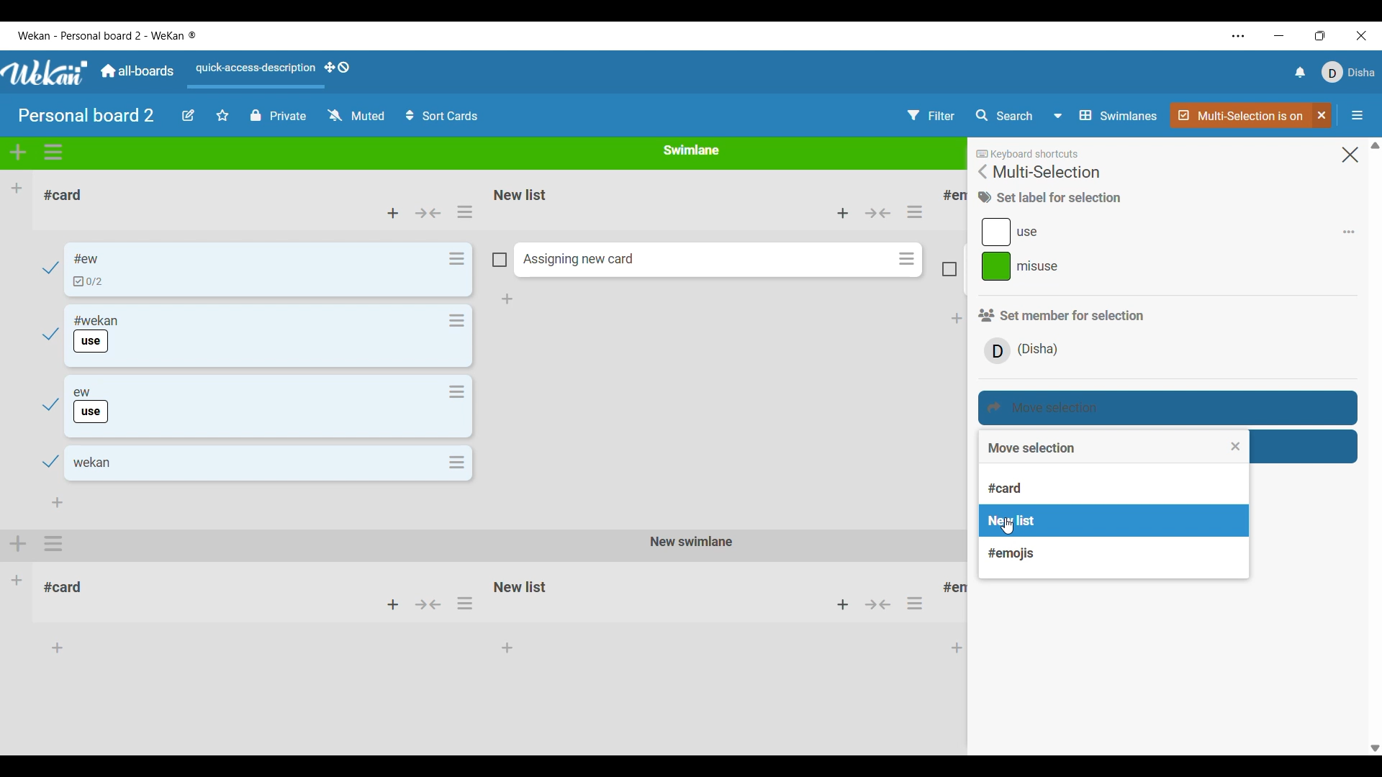 This screenshot has width=1382, height=777. What do you see at coordinates (137, 71) in the screenshot?
I see `Go to main dashboard` at bounding box center [137, 71].